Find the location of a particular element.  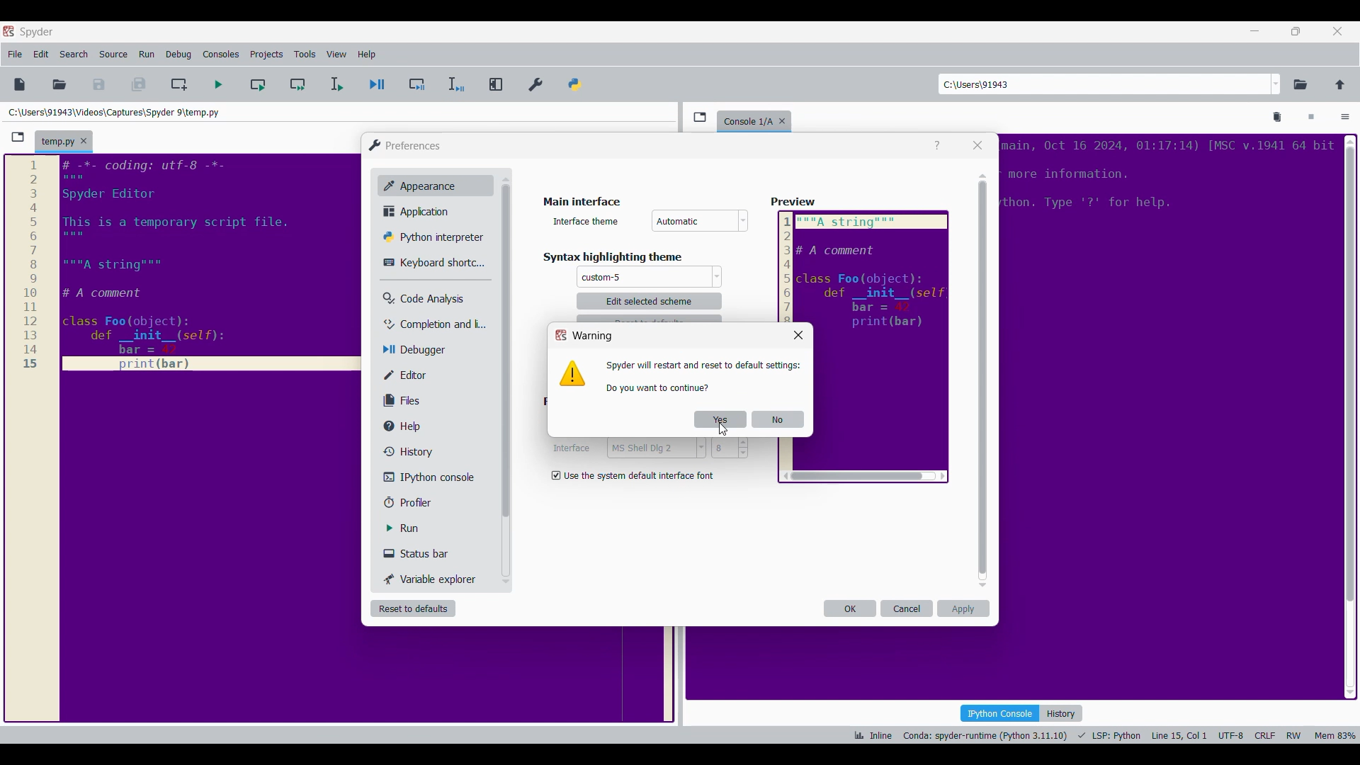

Cancel is located at coordinates (907, 608).